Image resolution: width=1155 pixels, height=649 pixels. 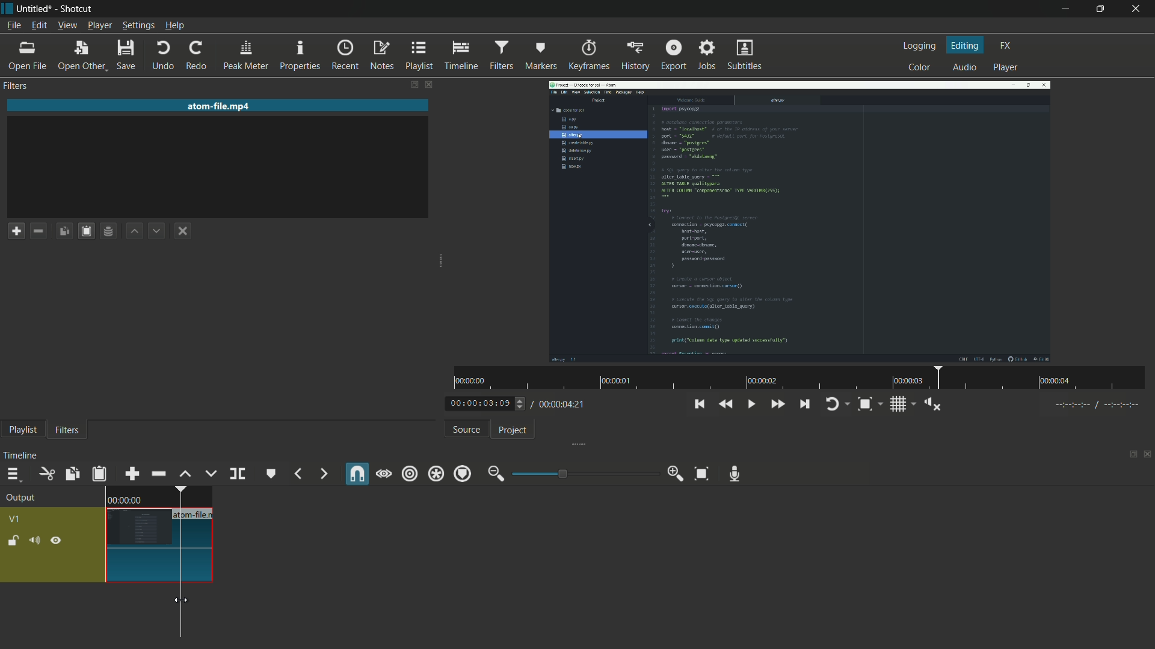 What do you see at coordinates (412, 85) in the screenshot?
I see `change layout` at bounding box center [412, 85].